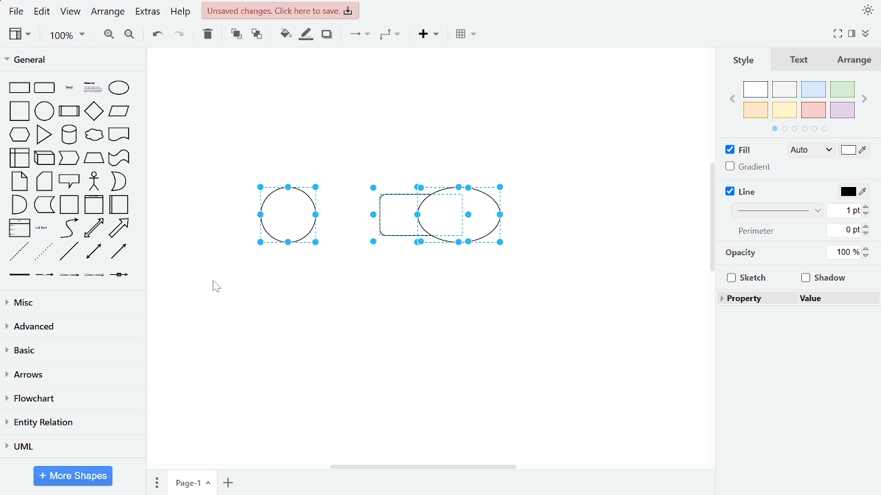 This screenshot has height=495, width=881. What do you see at coordinates (866, 10) in the screenshot?
I see `appearance` at bounding box center [866, 10].